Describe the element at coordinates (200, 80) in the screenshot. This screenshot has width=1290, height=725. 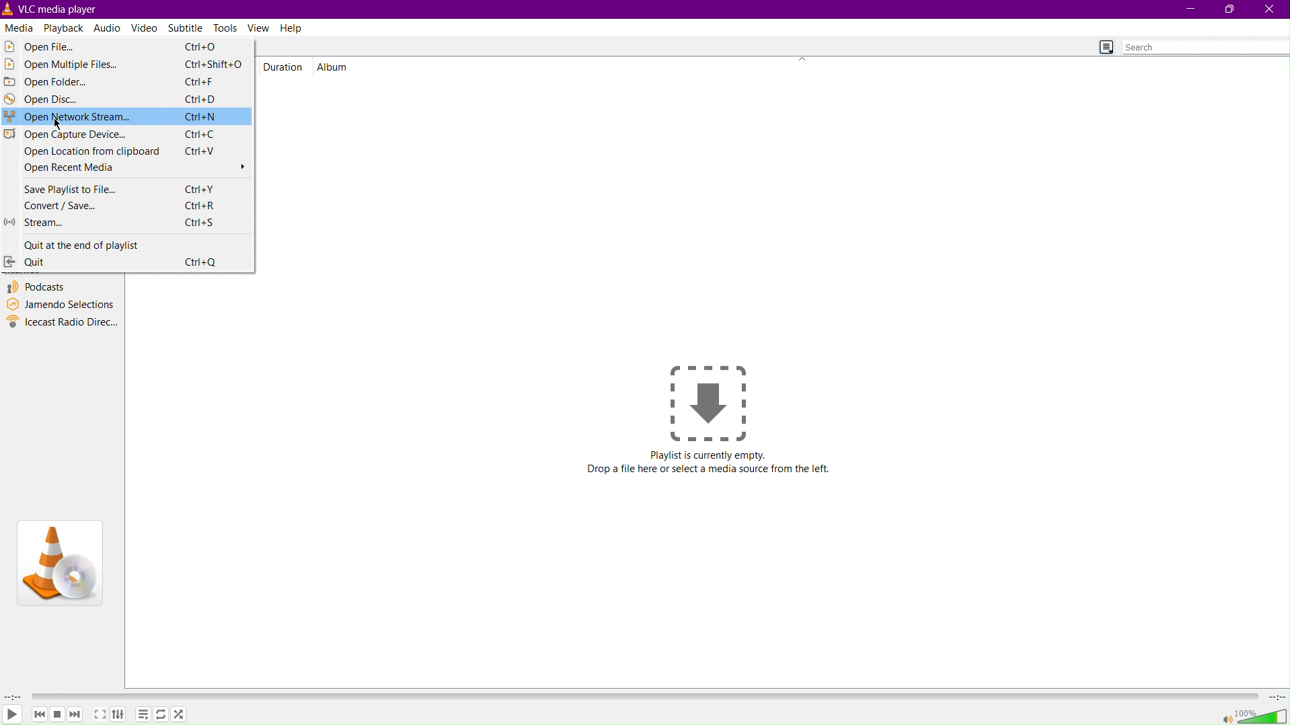
I see `Ctrl+F` at that location.